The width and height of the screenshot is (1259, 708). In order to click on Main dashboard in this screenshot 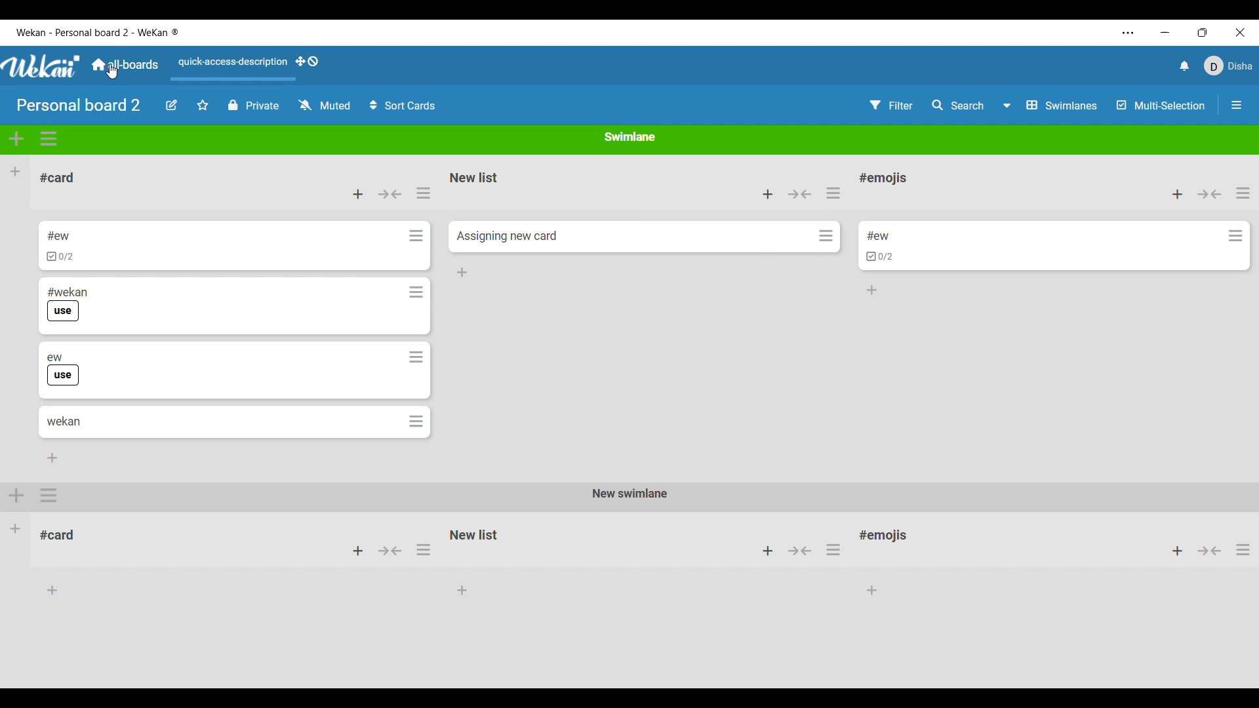, I will do `click(125, 64)`.